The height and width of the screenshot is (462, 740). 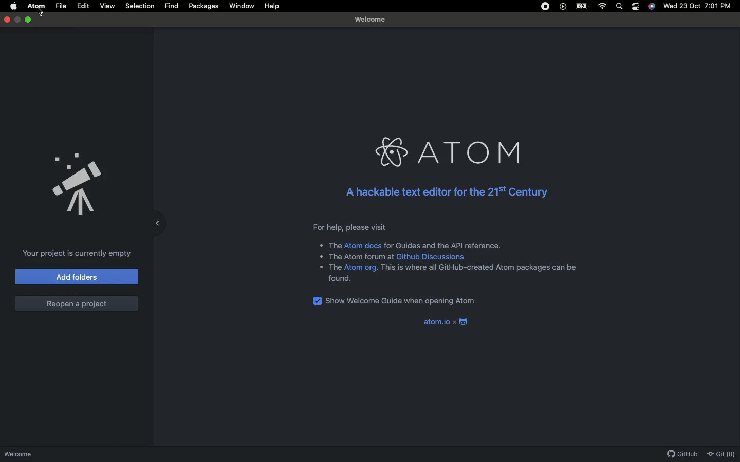 I want to click on Atom, so click(x=35, y=6).